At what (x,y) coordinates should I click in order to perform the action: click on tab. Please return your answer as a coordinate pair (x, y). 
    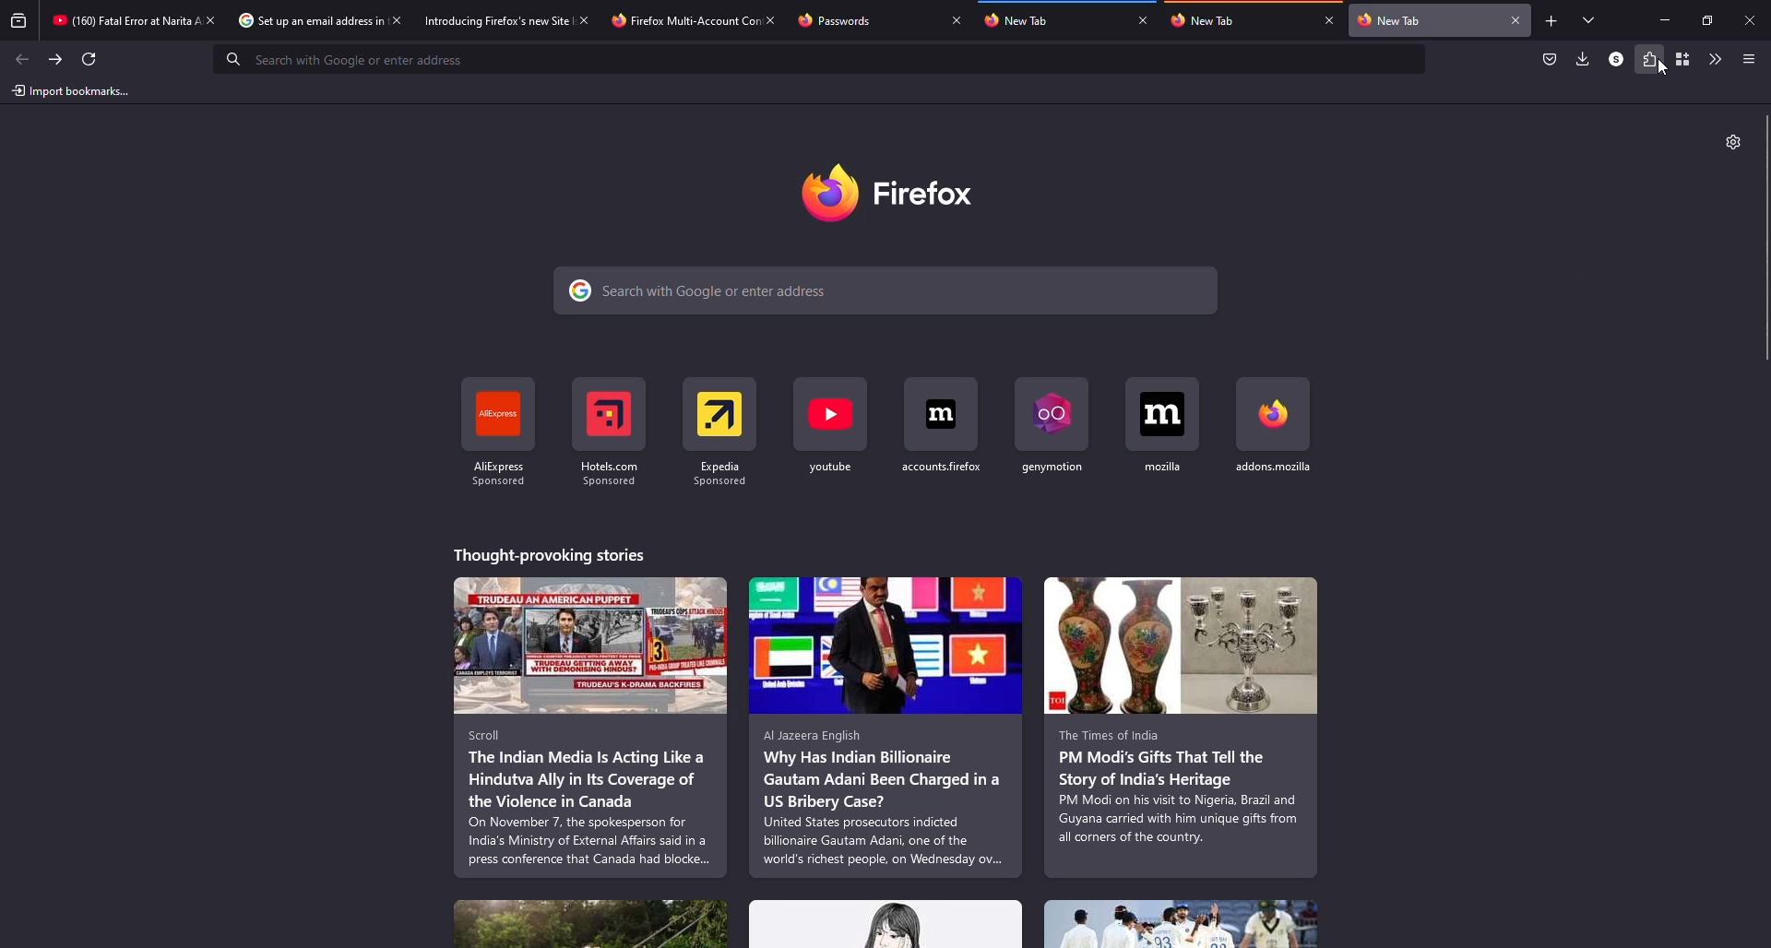
    Looking at the image, I should click on (1203, 20).